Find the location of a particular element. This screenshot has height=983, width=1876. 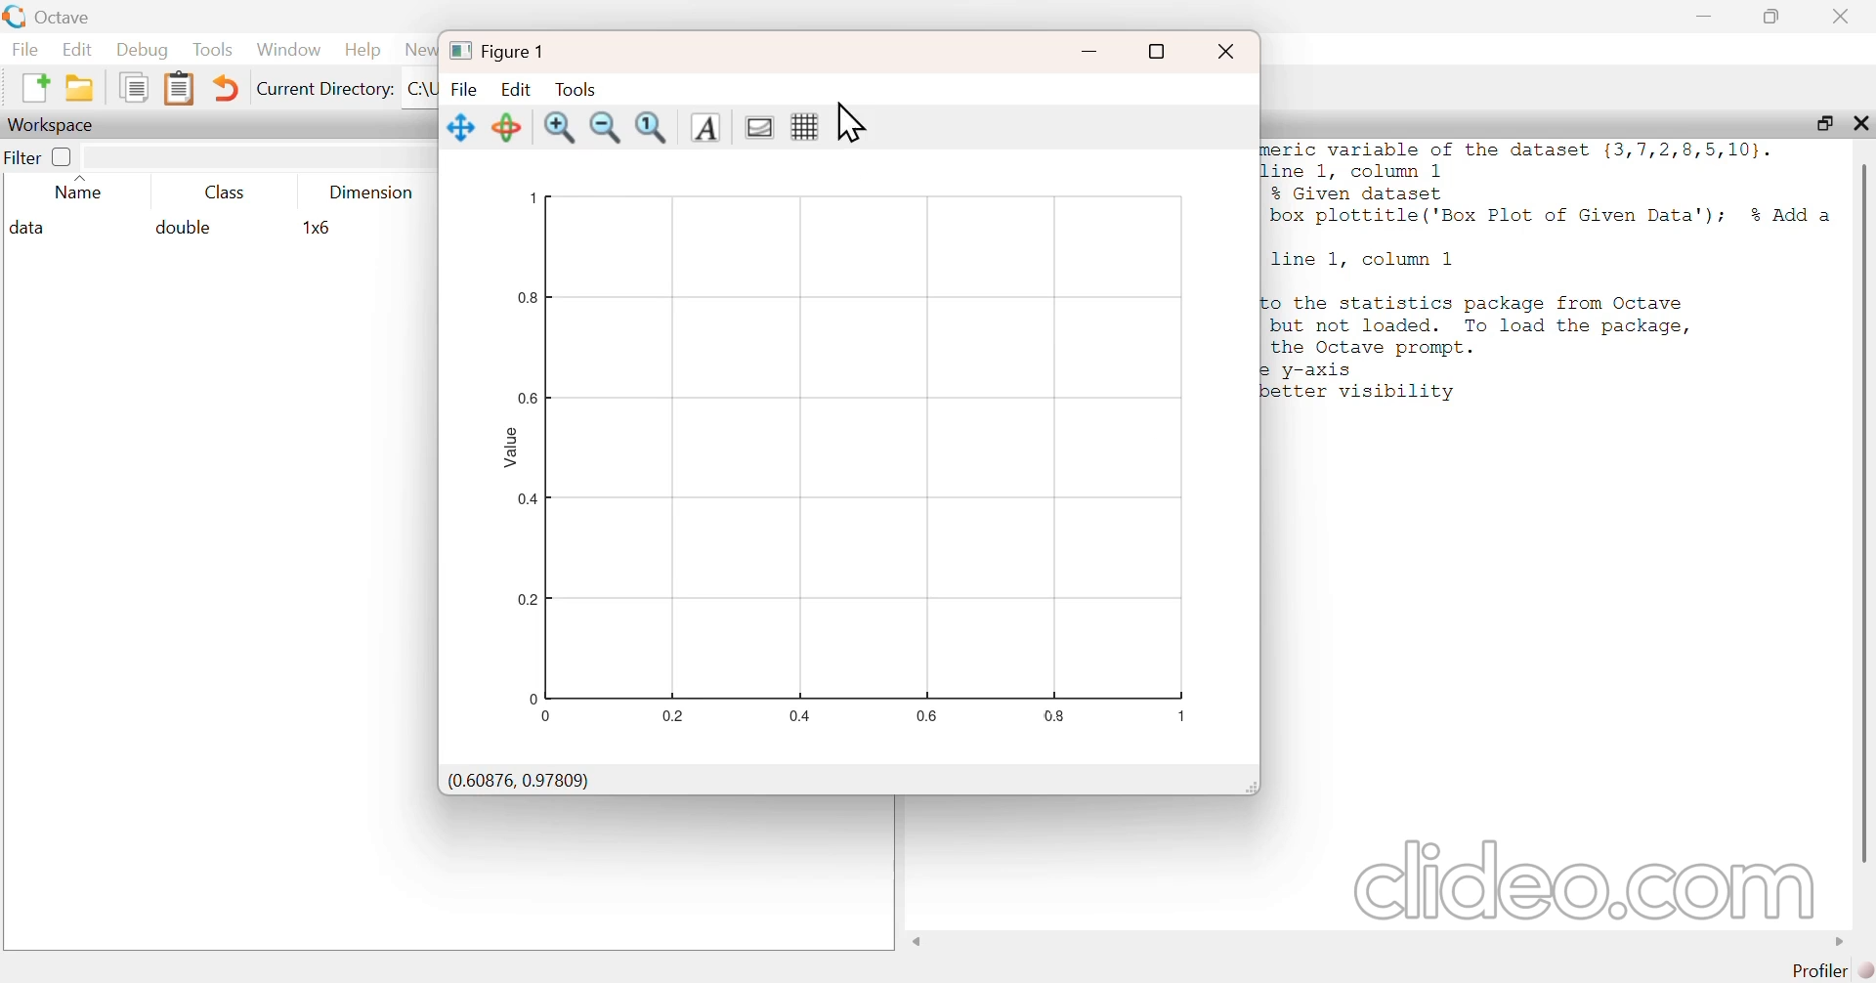

close is located at coordinates (1225, 48).